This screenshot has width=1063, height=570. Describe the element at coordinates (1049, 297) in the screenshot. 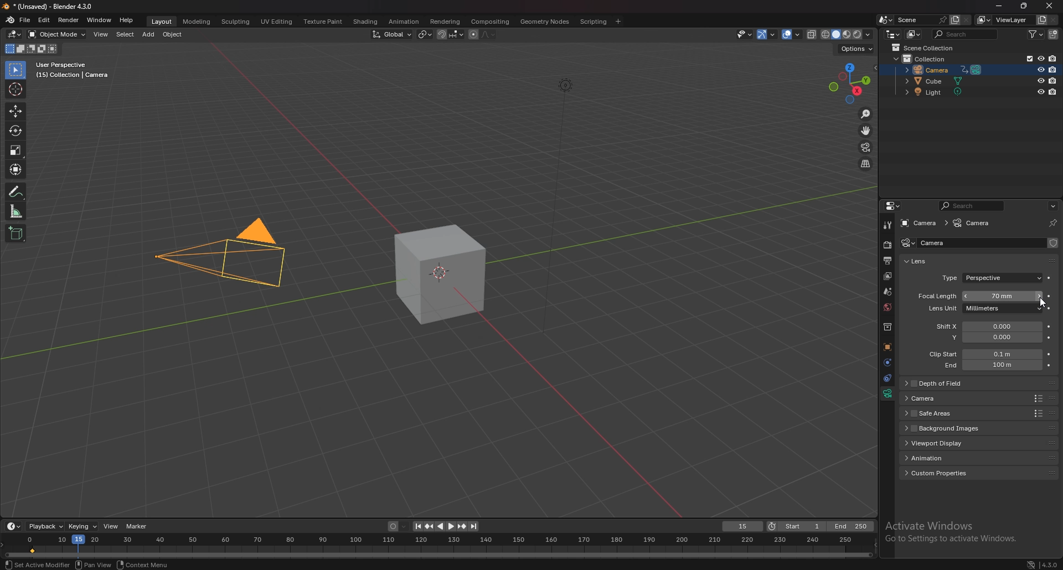

I see `animate property` at that location.